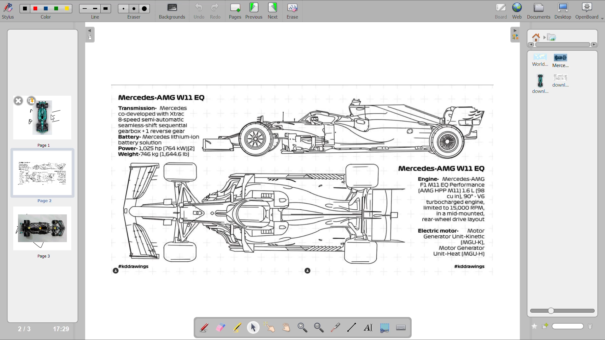 The image size is (605, 340). What do you see at coordinates (369, 328) in the screenshot?
I see `write text` at bounding box center [369, 328].